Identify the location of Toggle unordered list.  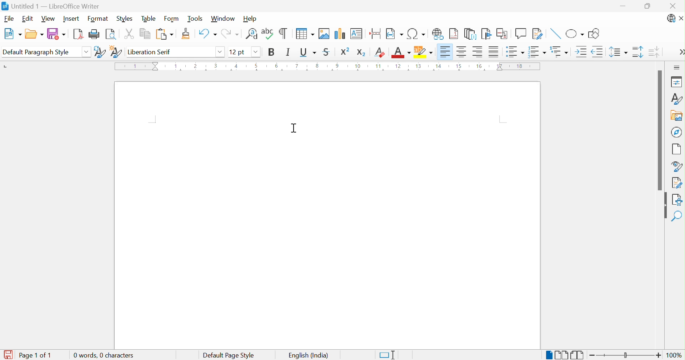
(515, 53).